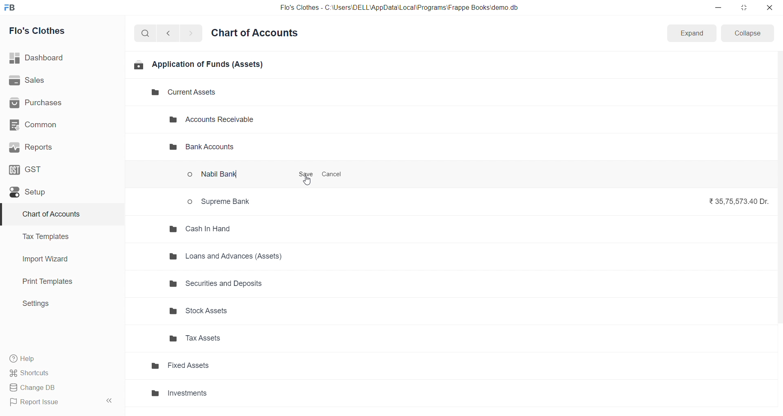  What do you see at coordinates (200, 148) in the screenshot?
I see `Bank Accounts` at bounding box center [200, 148].